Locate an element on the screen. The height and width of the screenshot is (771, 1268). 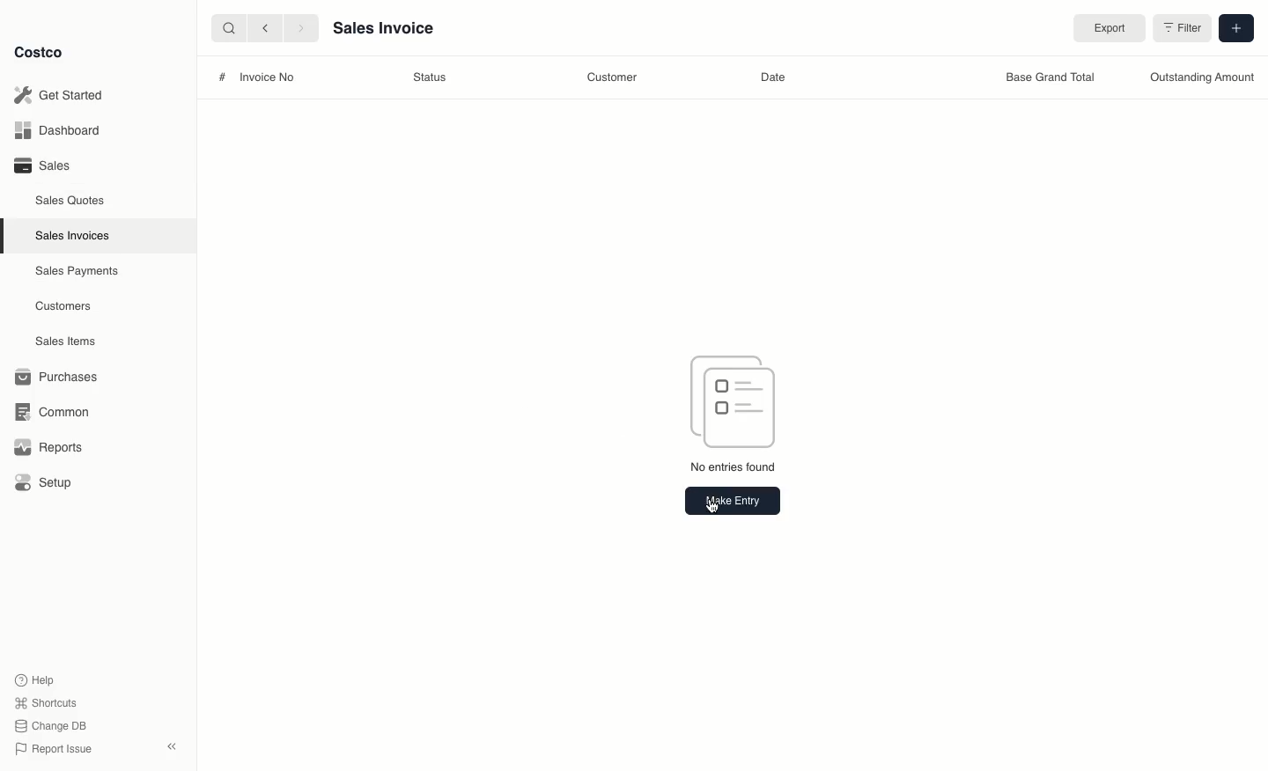
Sales is located at coordinates (41, 165).